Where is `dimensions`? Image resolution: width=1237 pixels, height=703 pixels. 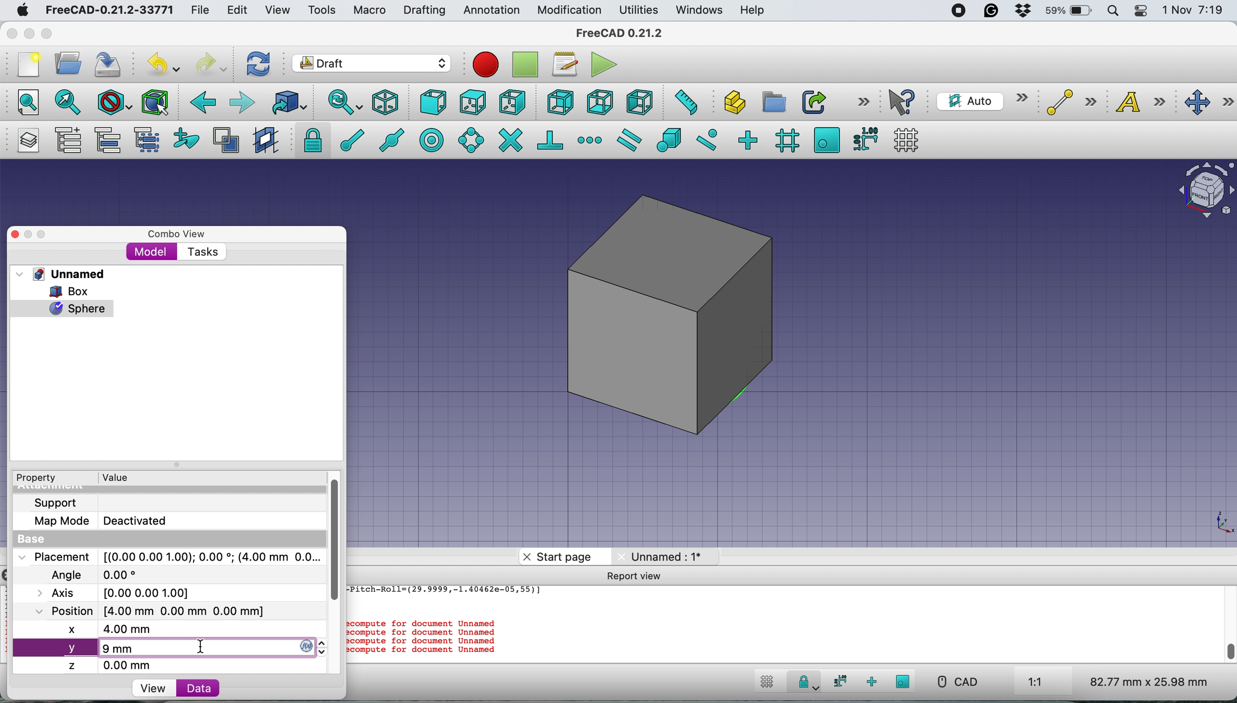 dimensions is located at coordinates (1146, 681).